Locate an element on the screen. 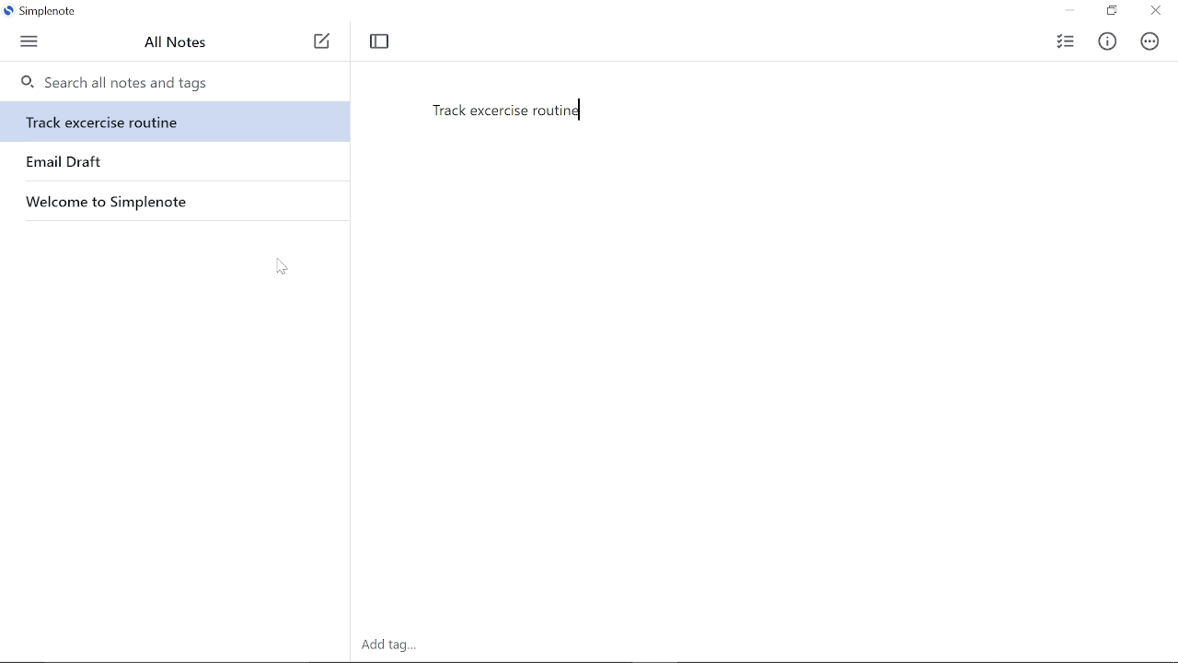  Minimize is located at coordinates (1070, 11).